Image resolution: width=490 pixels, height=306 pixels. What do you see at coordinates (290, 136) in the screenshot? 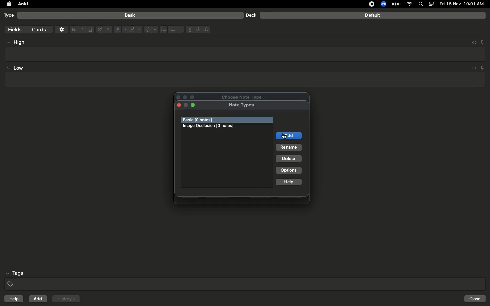
I see `Add` at bounding box center [290, 136].